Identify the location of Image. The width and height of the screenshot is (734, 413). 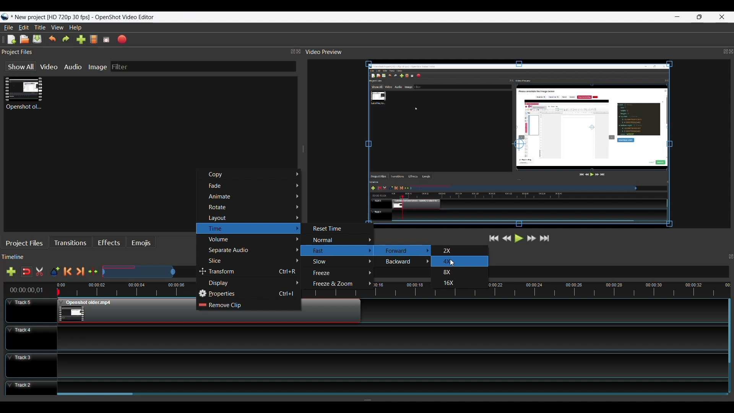
(97, 67).